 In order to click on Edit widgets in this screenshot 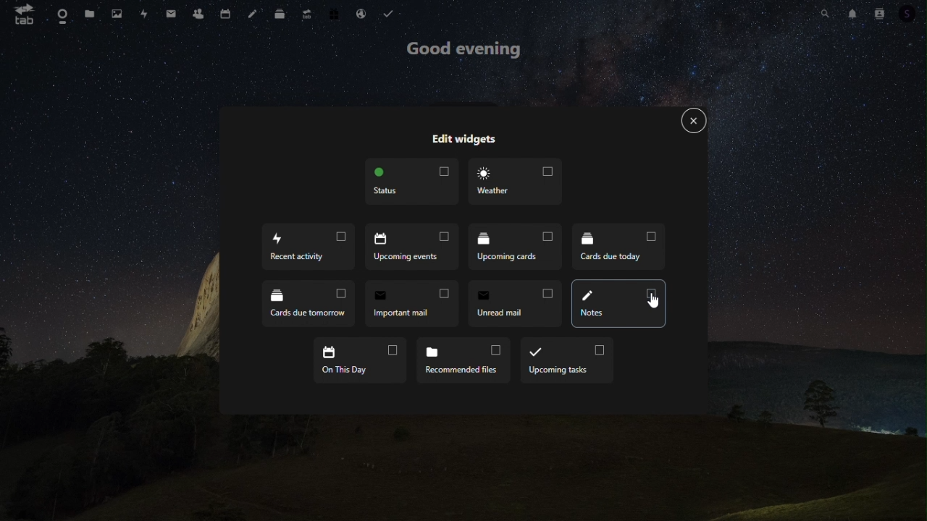, I will do `click(466, 140)`.